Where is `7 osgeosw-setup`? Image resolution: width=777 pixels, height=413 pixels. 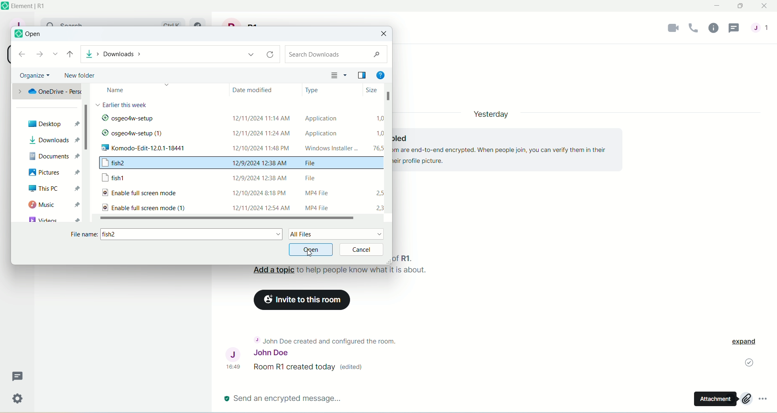
7 osgeosw-setup is located at coordinates (159, 120).